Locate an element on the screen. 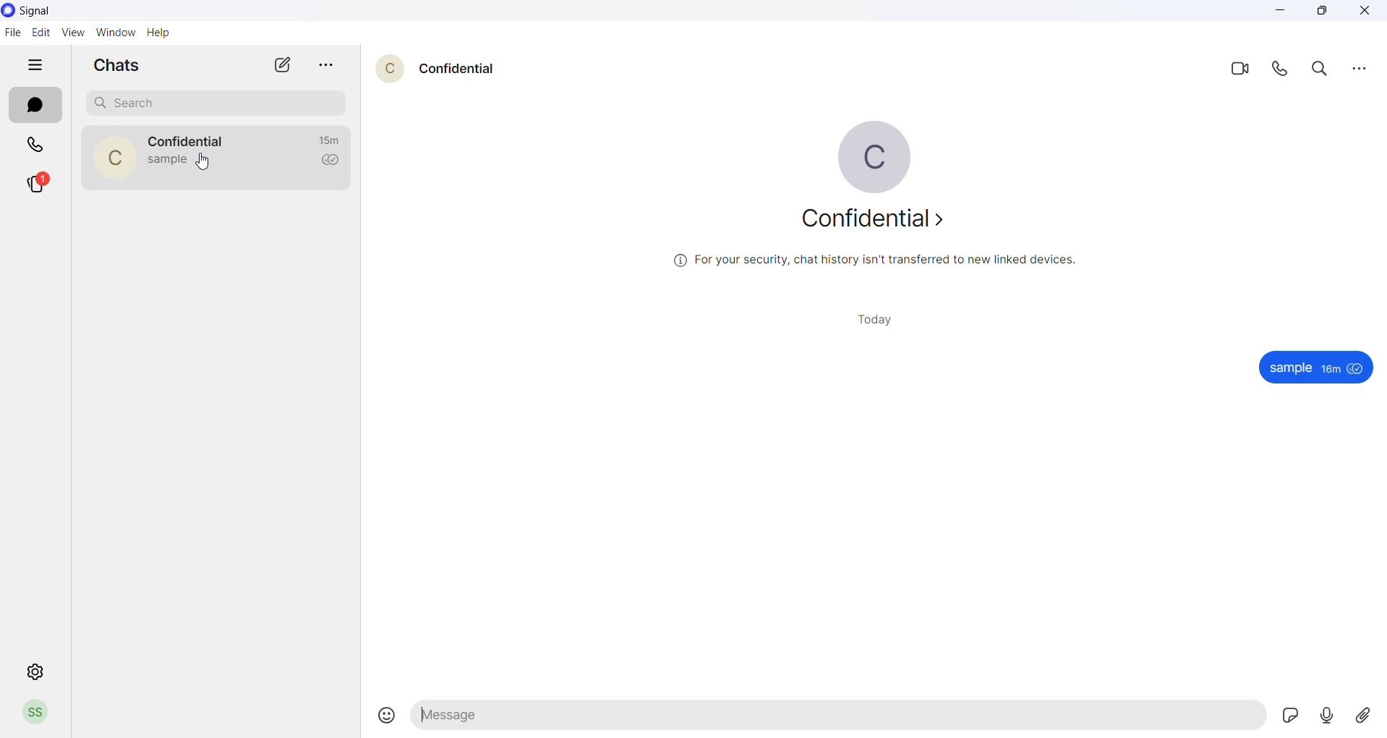 The width and height of the screenshot is (1387, 738). help is located at coordinates (163, 33).